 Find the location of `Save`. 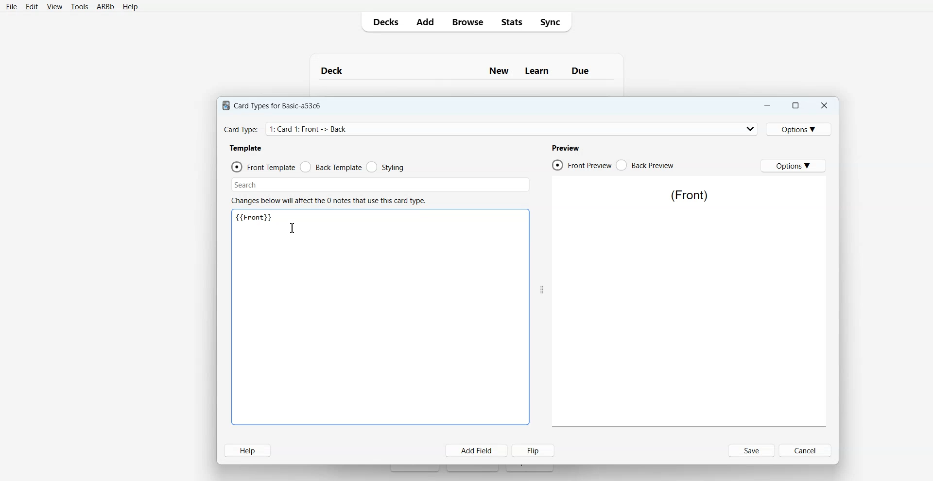

Save is located at coordinates (752, 450).